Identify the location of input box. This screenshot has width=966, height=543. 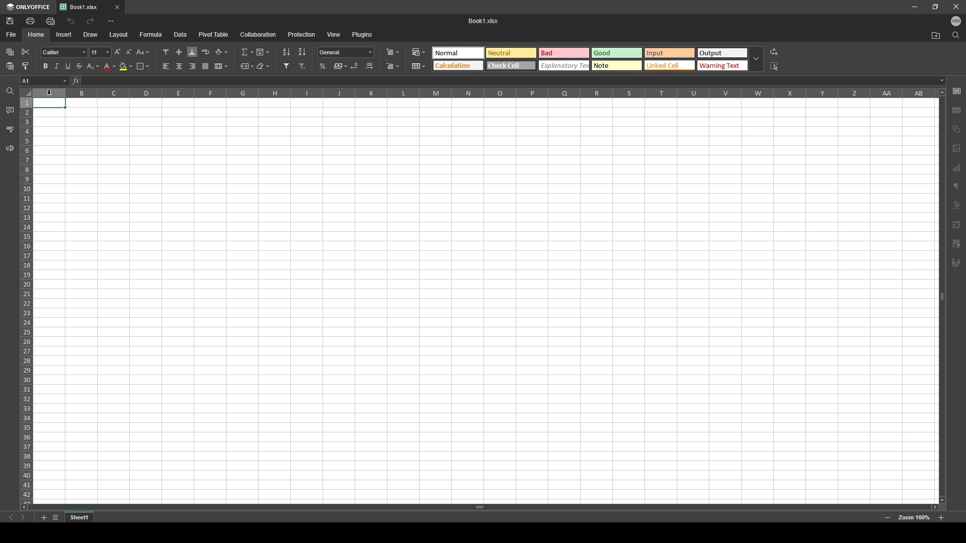
(512, 81).